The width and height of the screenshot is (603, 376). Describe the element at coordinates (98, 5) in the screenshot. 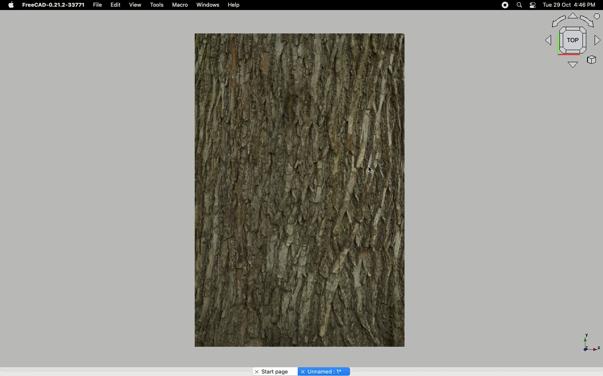

I see `File` at that location.